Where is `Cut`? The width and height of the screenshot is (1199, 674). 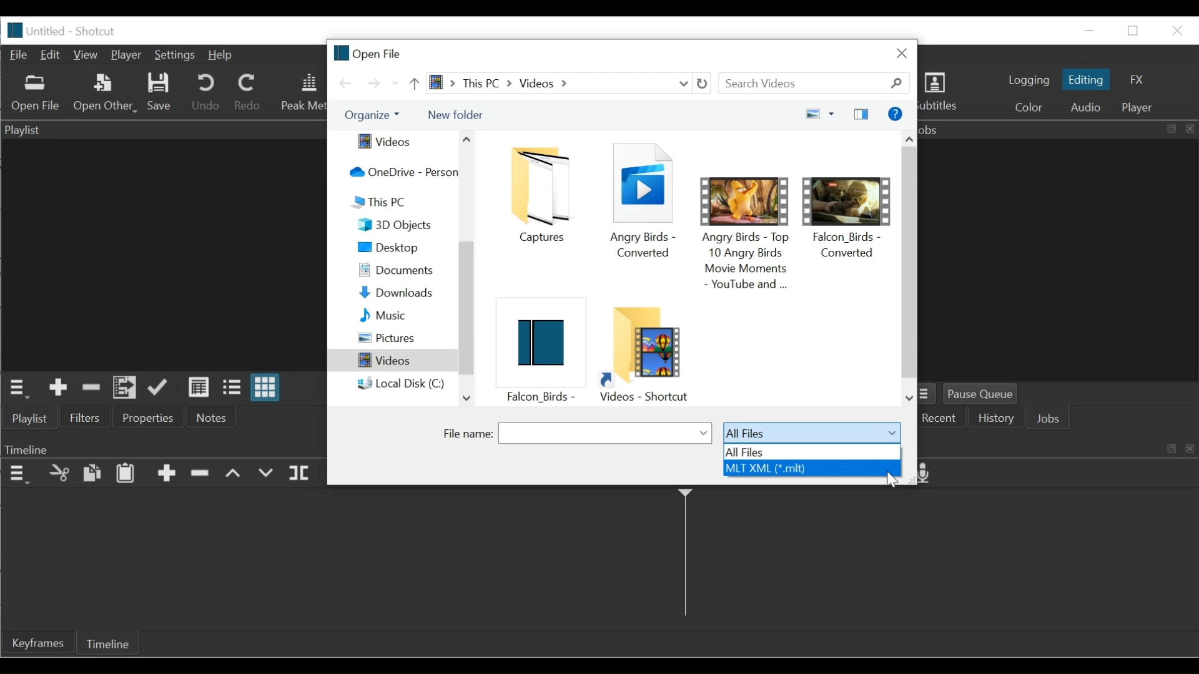 Cut is located at coordinates (59, 474).